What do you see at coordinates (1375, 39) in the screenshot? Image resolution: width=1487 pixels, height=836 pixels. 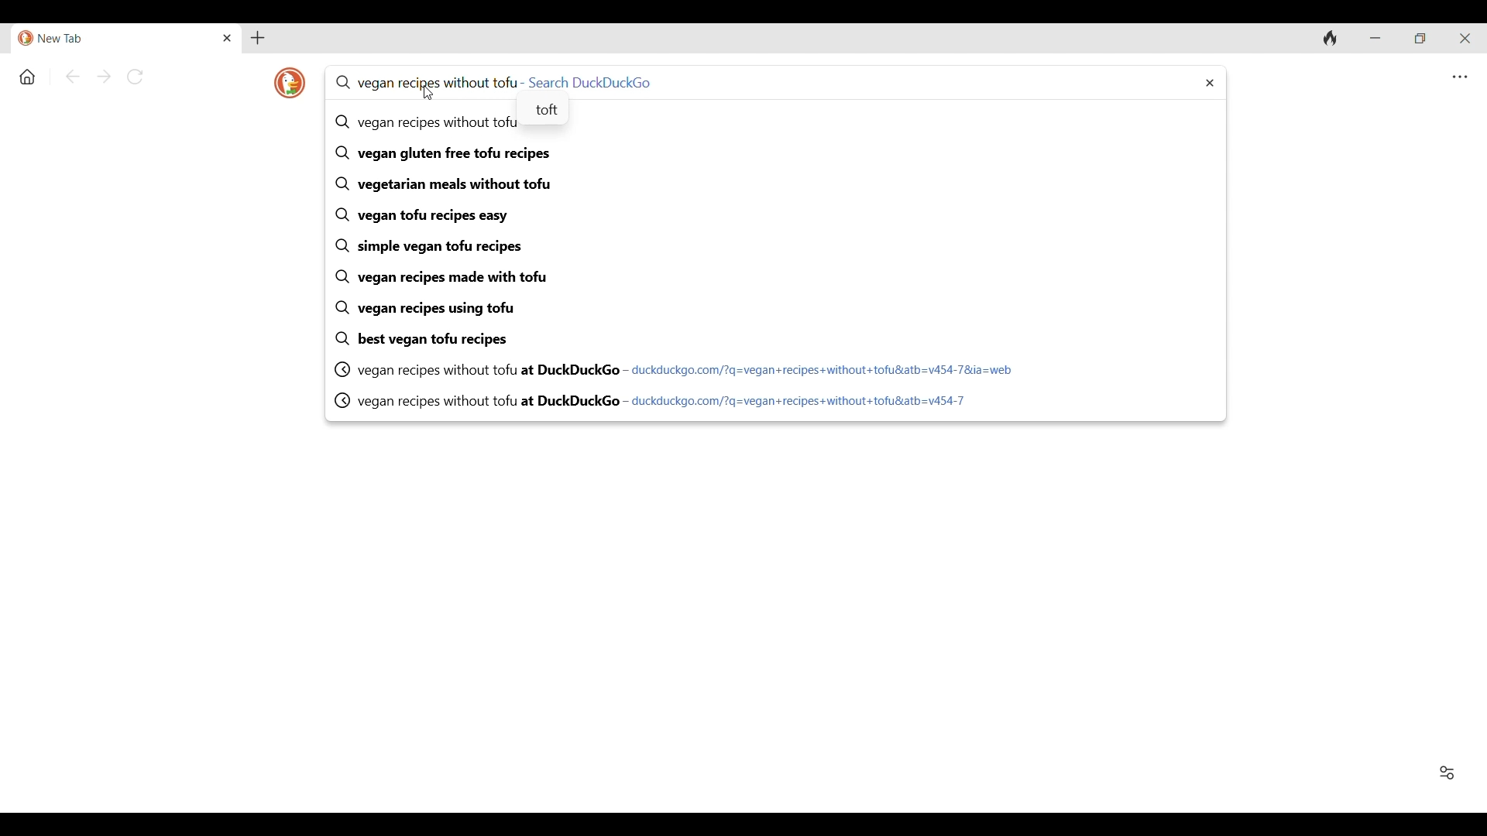 I see `Minimize` at bounding box center [1375, 39].